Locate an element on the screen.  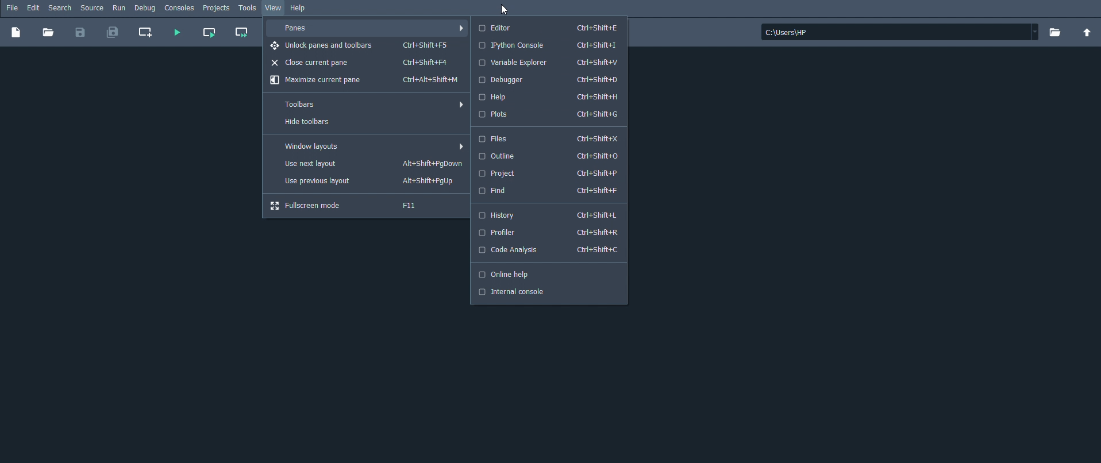
Outline is located at coordinates (550, 156).